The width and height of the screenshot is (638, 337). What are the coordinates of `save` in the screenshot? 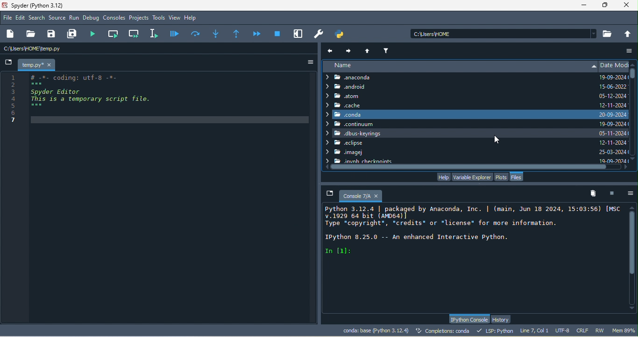 It's located at (52, 34).